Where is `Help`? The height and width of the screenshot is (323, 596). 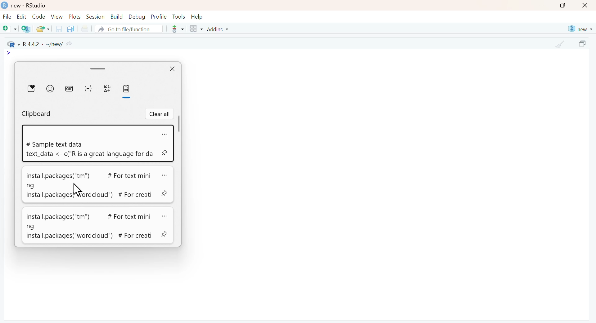 Help is located at coordinates (197, 17).